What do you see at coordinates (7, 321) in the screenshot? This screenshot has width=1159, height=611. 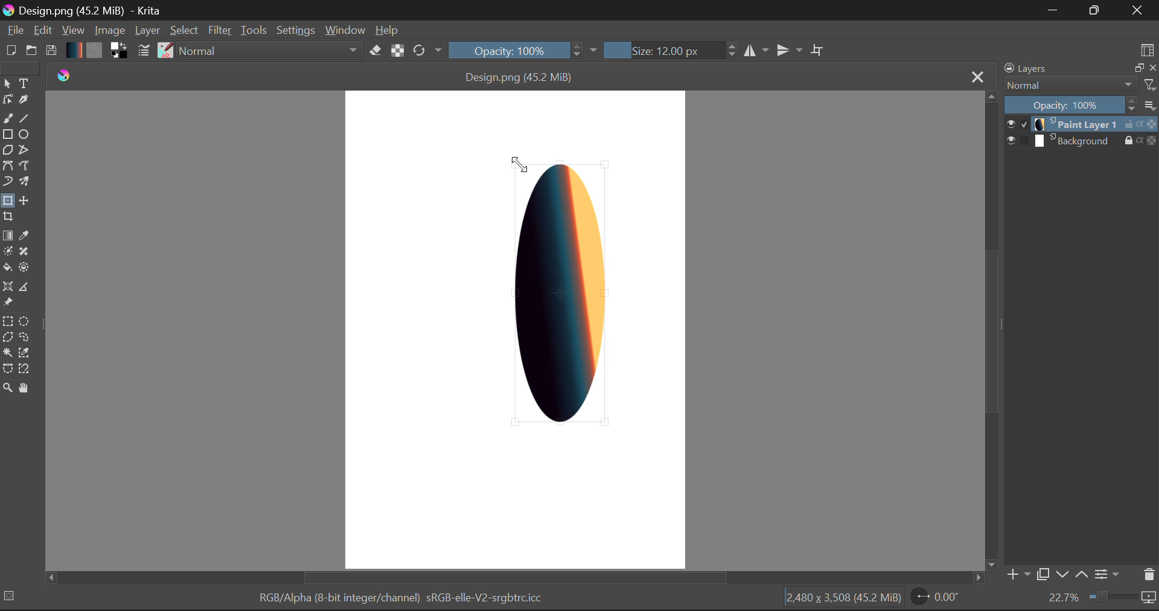 I see `Rectangular Selection` at bounding box center [7, 321].